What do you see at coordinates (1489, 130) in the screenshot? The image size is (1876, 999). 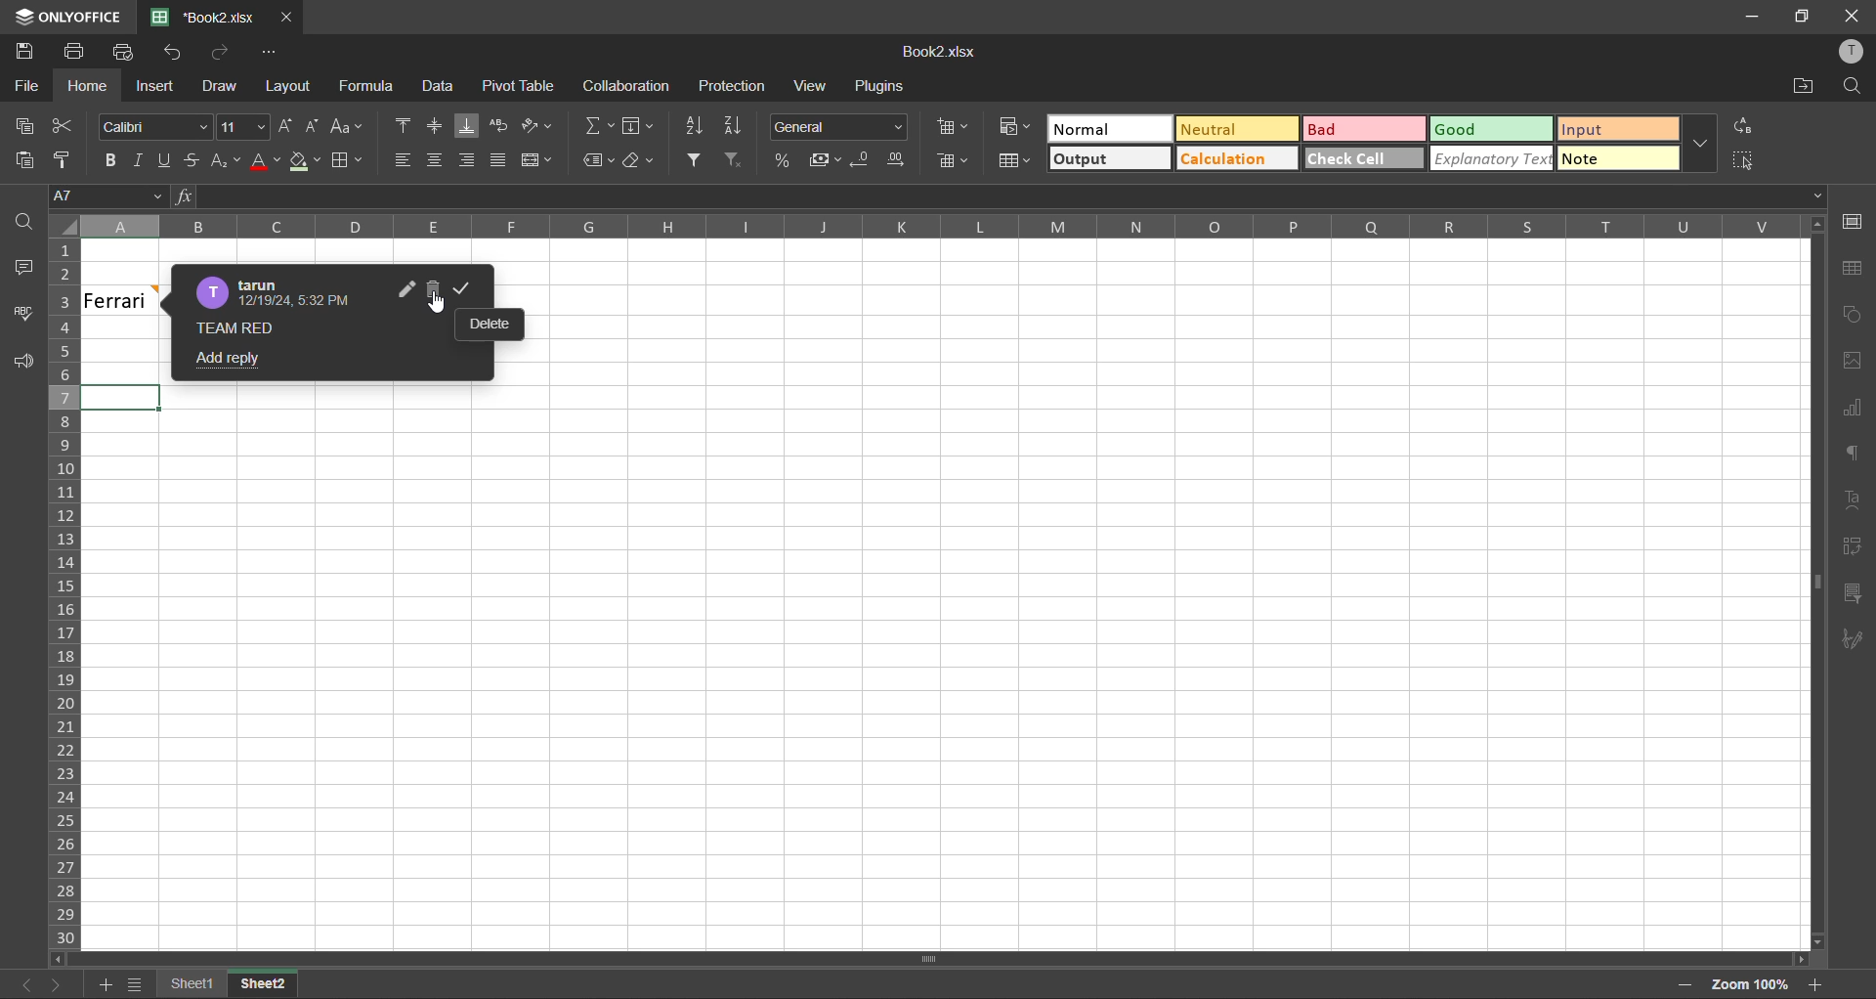 I see `good` at bounding box center [1489, 130].